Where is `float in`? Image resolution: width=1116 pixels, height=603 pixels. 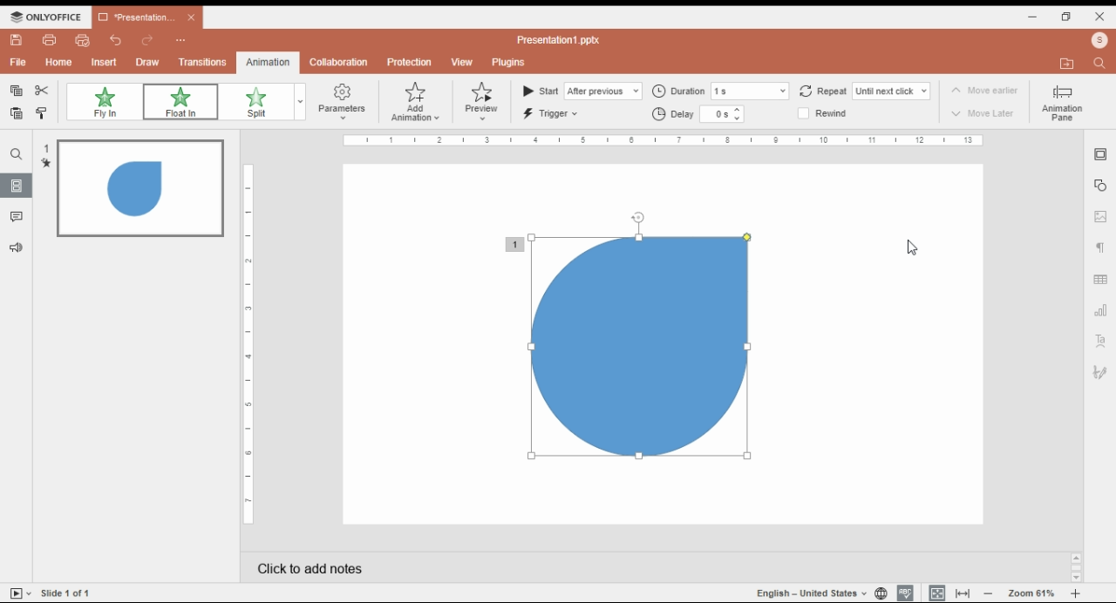
float in is located at coordinates (180, 103).